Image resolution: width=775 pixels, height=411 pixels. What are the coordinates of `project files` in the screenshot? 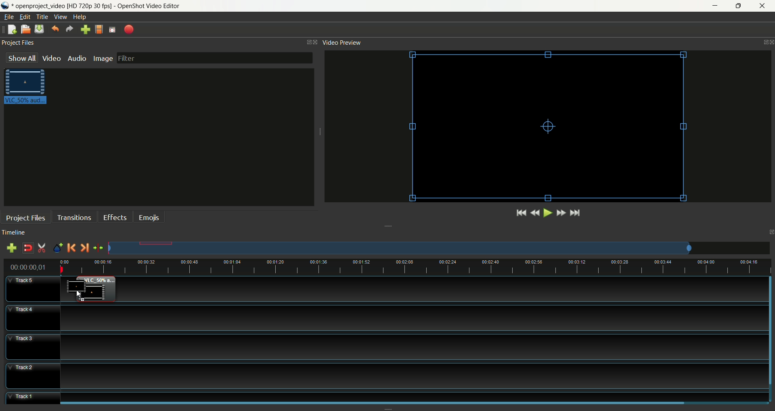 It's located at (25, 218).